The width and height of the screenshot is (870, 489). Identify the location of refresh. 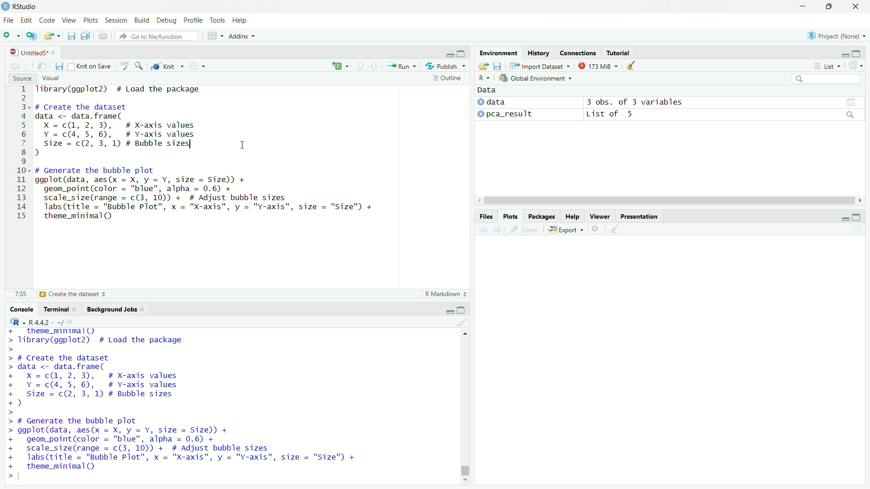
(856, 65).